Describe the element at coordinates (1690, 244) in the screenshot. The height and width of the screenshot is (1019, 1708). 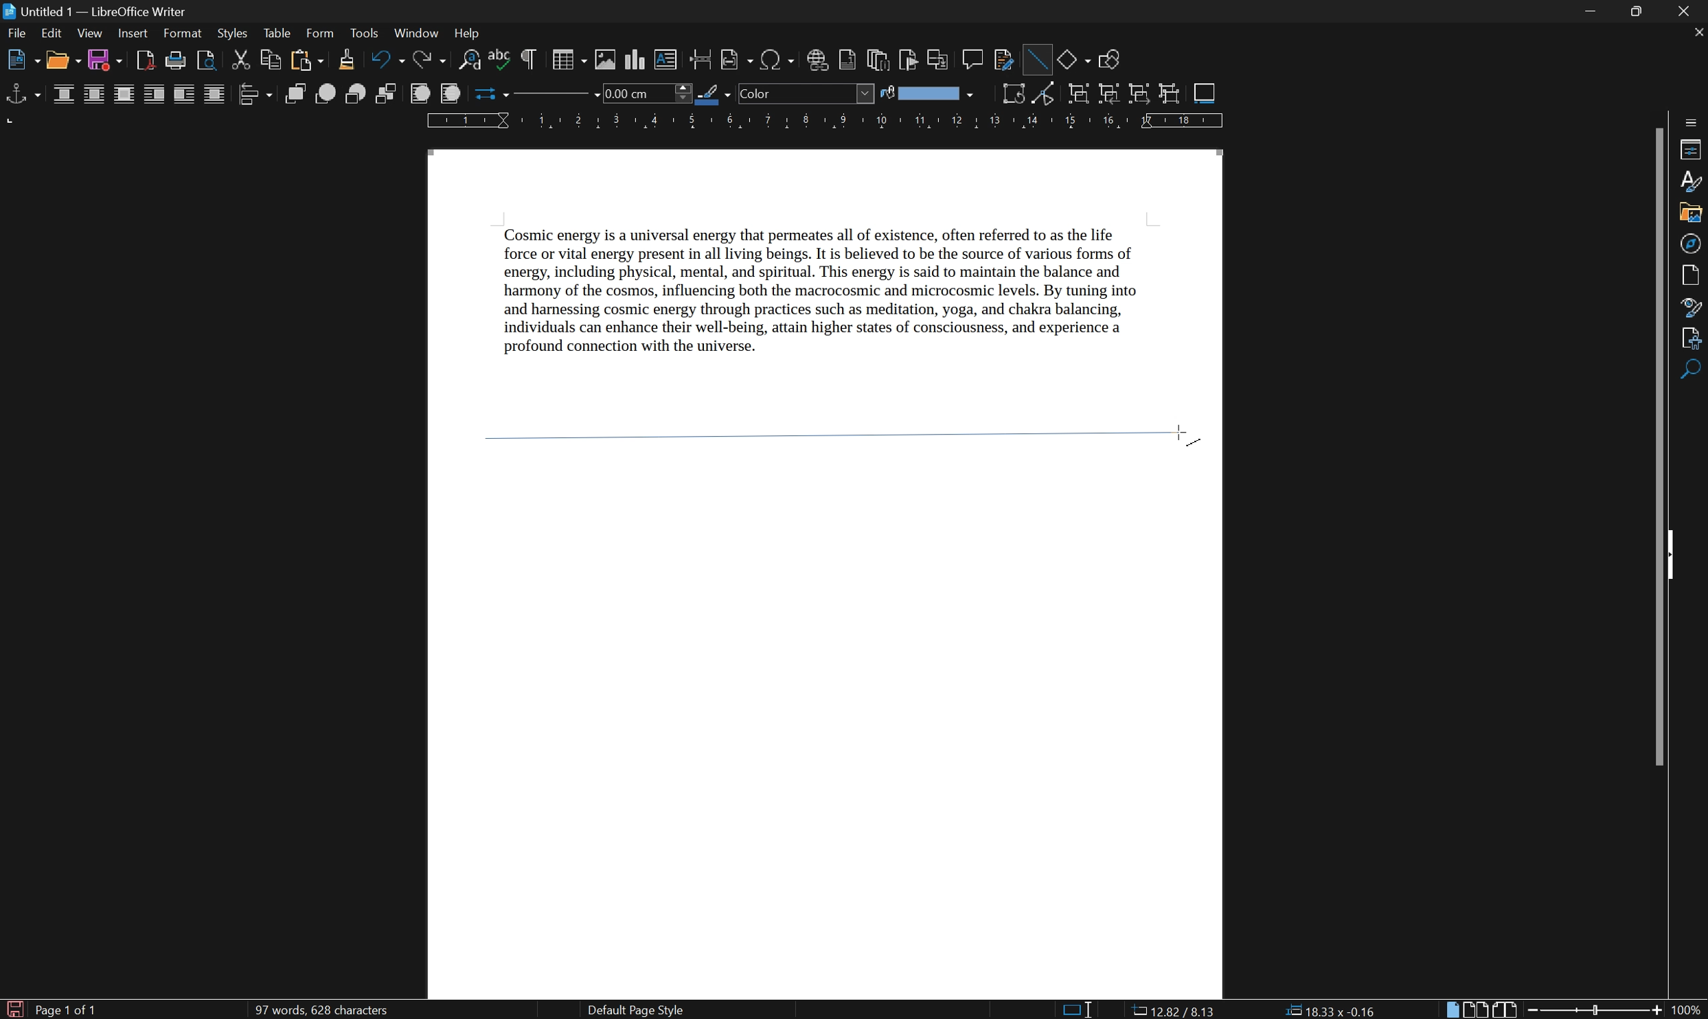
I see `navigator` at that location.